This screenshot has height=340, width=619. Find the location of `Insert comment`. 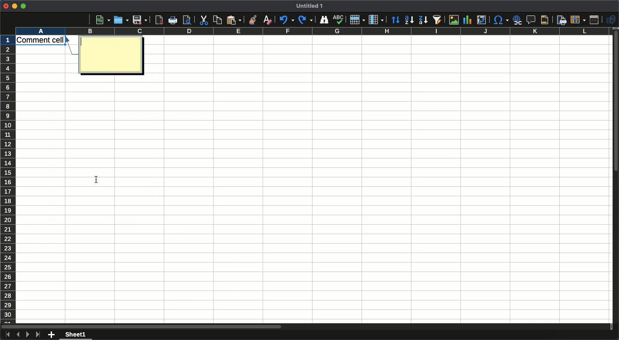

Insert comment is located at coordinates (530, 19).